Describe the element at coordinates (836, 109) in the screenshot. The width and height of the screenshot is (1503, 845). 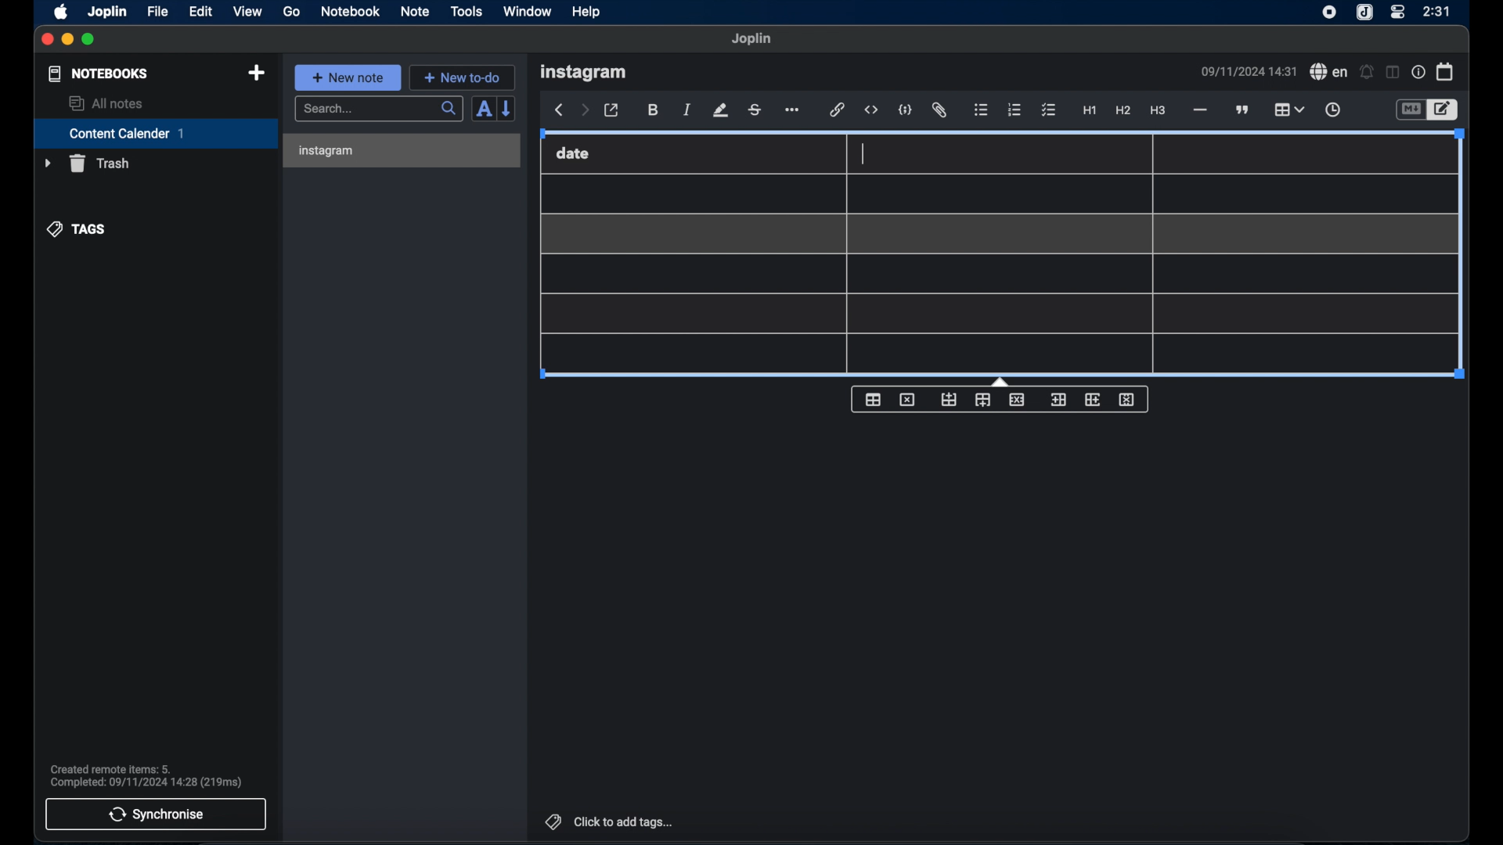
I see `hyperlink` at that location.